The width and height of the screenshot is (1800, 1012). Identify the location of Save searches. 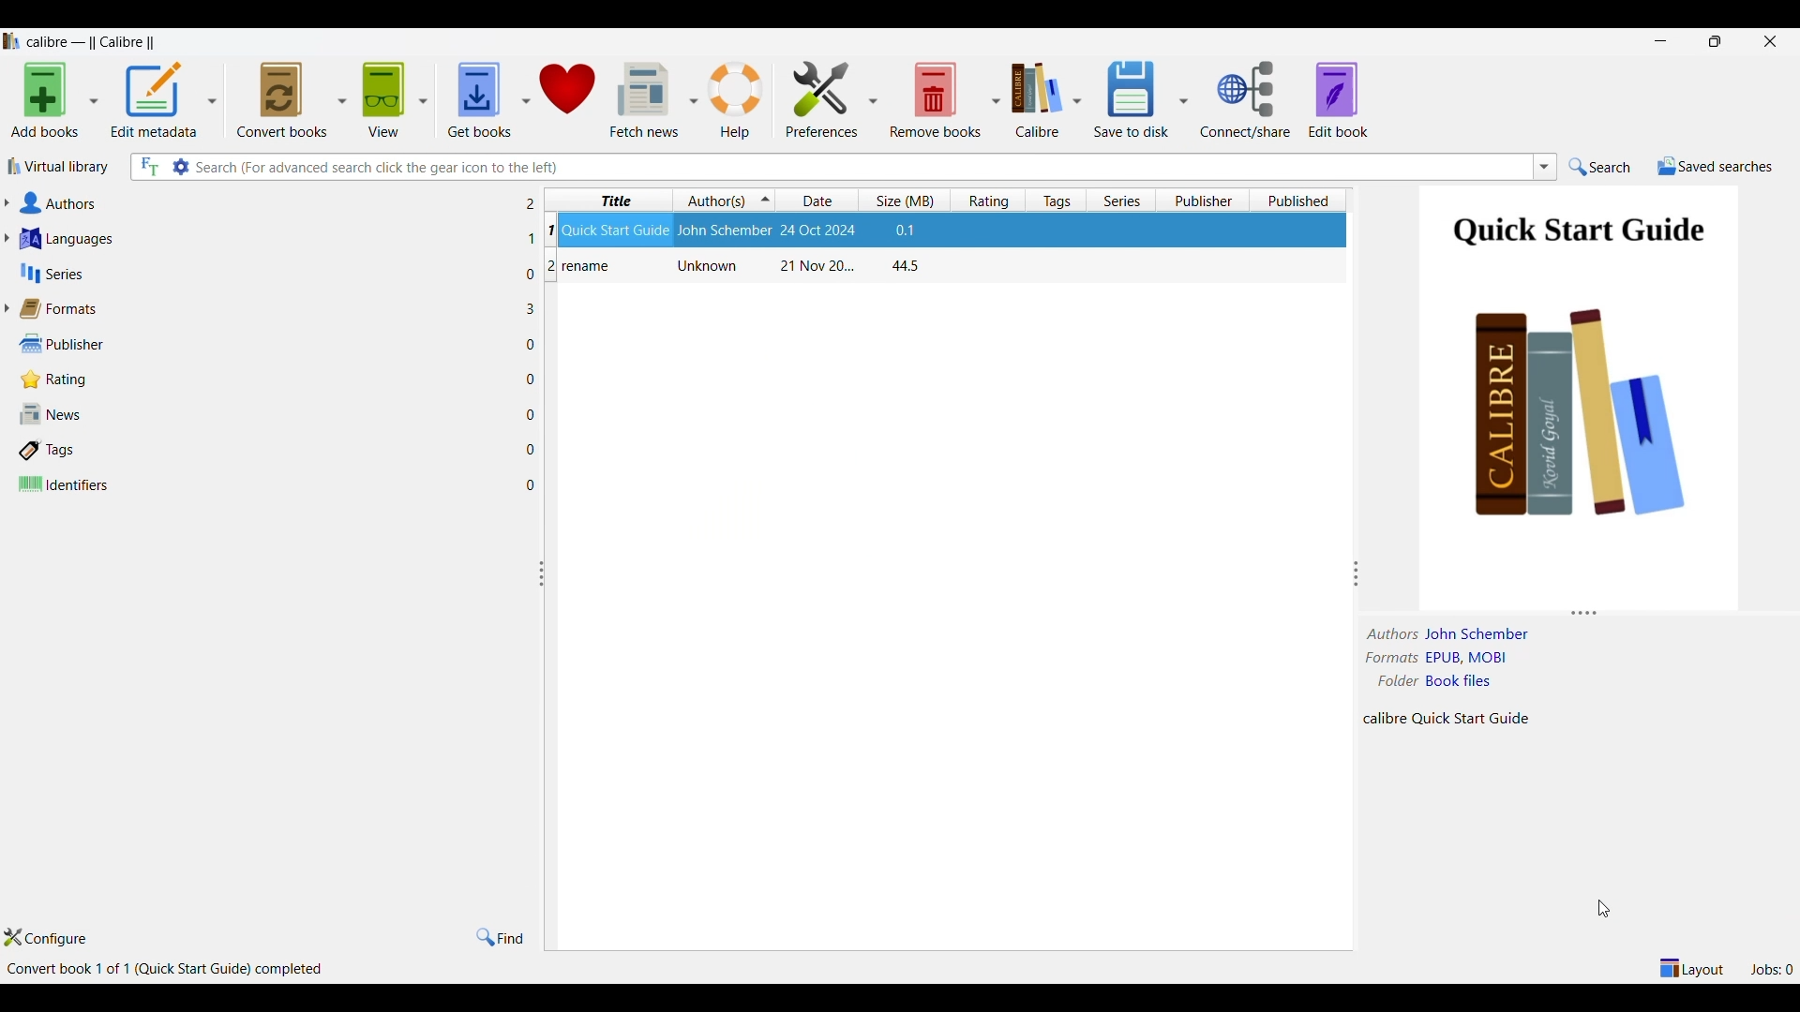
(1715, 167).